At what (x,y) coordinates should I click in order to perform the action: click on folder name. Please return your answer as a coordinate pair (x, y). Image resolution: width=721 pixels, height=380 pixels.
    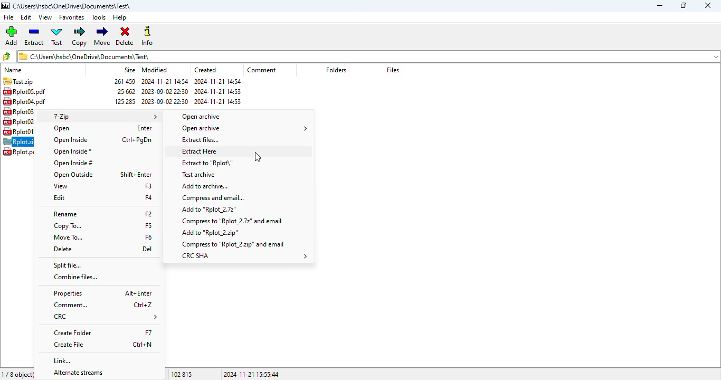
    Looking at the image, I should click on (73, 6).